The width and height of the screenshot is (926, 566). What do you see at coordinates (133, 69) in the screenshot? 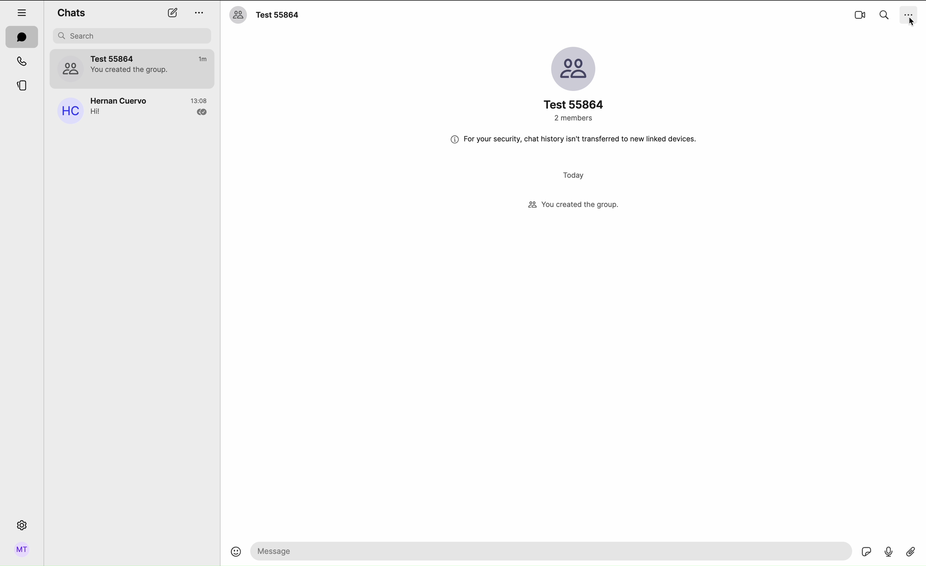
I see `Test 55864 group` at bounding box center [133, 69].